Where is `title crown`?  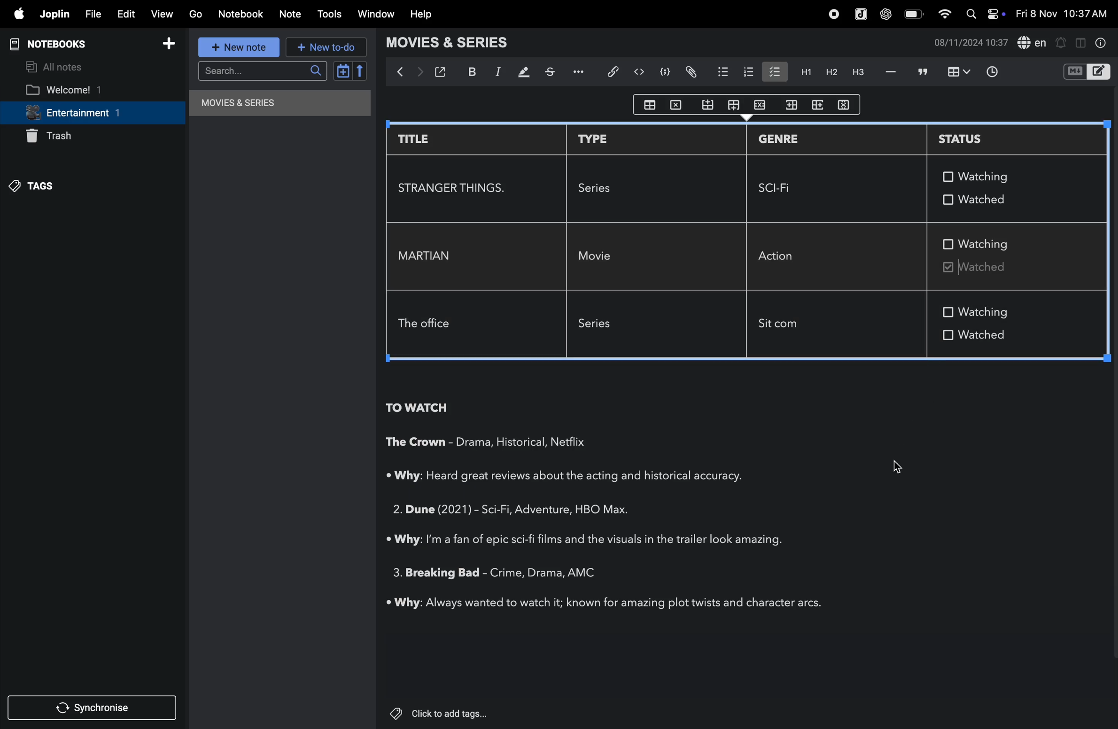 title crown is located at coordinates (416, 444).